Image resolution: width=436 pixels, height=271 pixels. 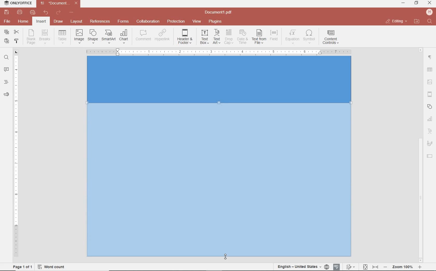 I want to click on , so click(x=420, y=49).